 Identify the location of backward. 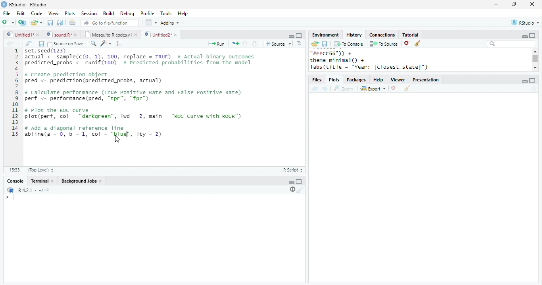
(10, 44).